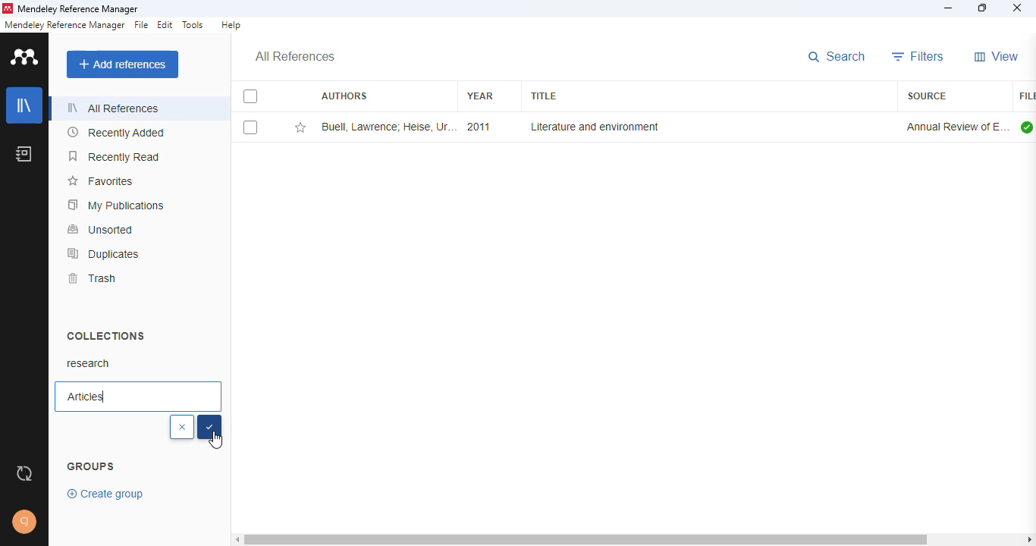  What do you see at coordinates (24, 474) in the screenshot?
I see `sync` at bounding box center [24, 474].